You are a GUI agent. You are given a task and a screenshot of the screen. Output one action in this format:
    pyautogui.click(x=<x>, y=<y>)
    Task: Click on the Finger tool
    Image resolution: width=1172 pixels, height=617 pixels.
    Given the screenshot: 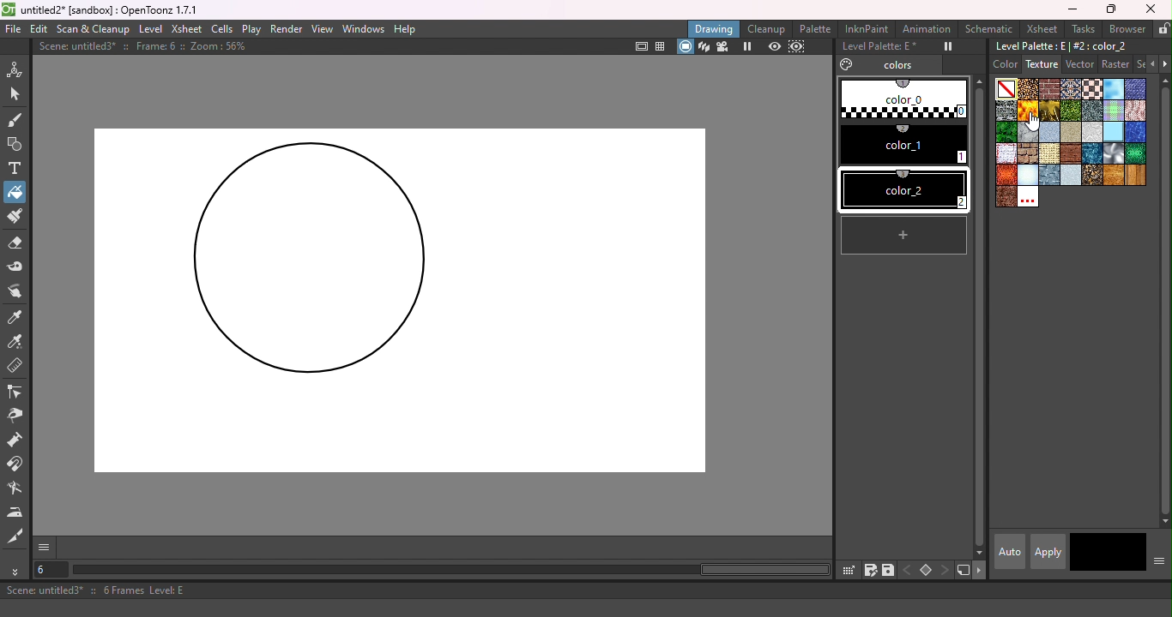 What is the action you would take?
    pyautogui.click(x=18, y=291)
    